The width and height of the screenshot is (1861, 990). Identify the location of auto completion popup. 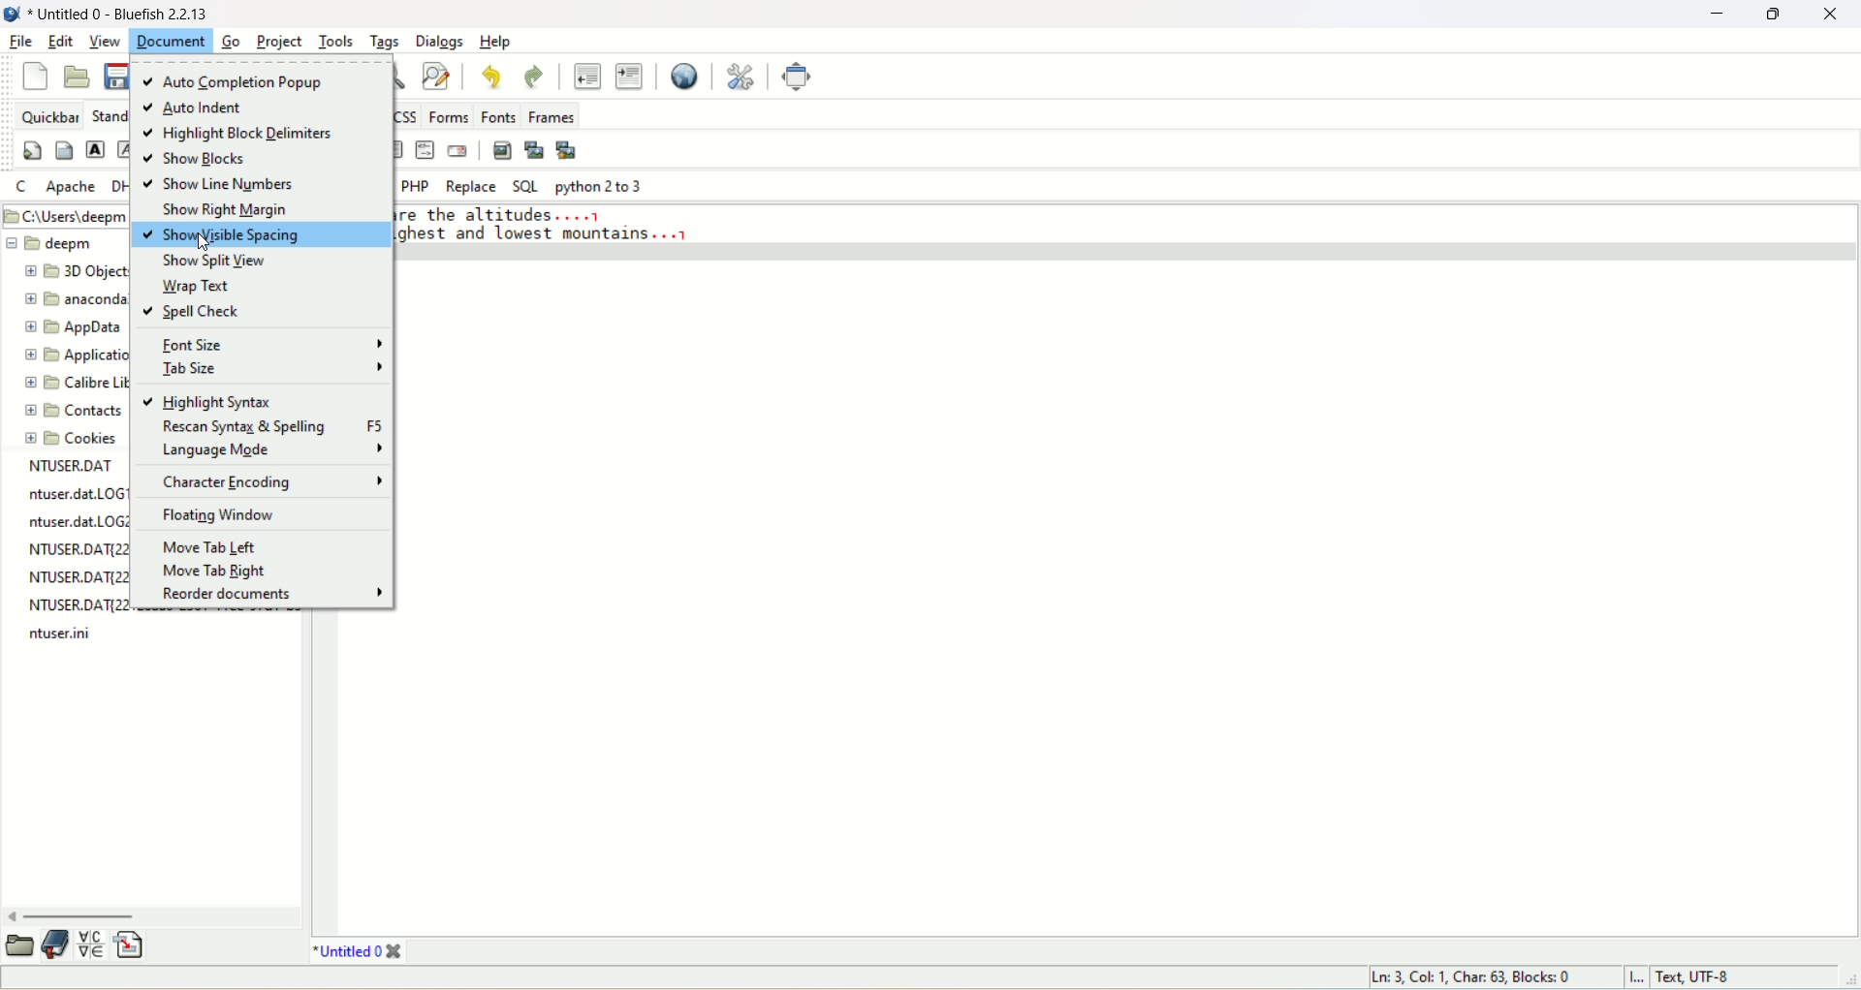
(236, 82).